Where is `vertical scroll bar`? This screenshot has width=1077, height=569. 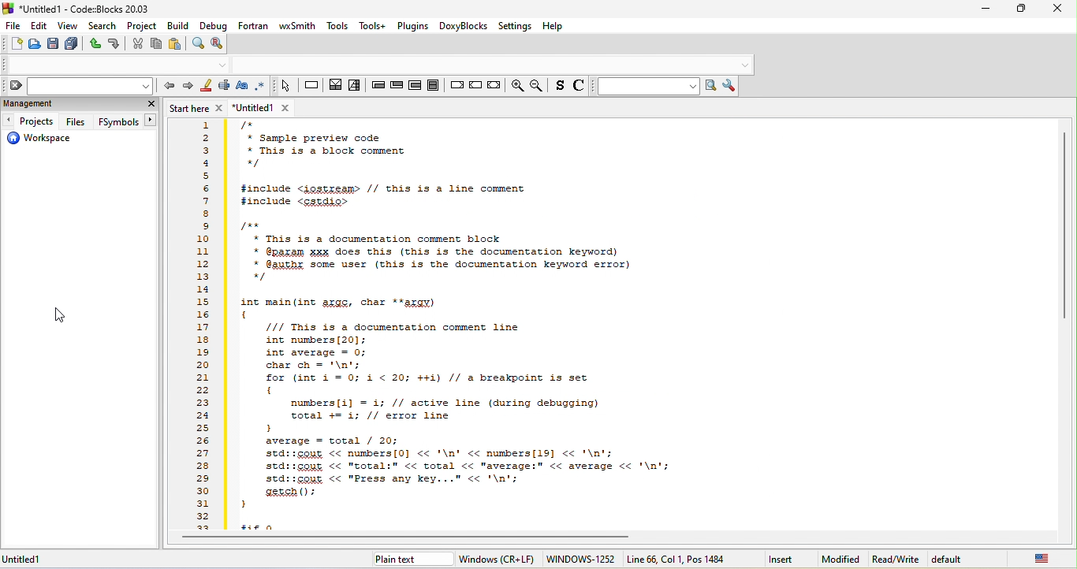
vertical scroll bar is located at coordinates (1064, 225).